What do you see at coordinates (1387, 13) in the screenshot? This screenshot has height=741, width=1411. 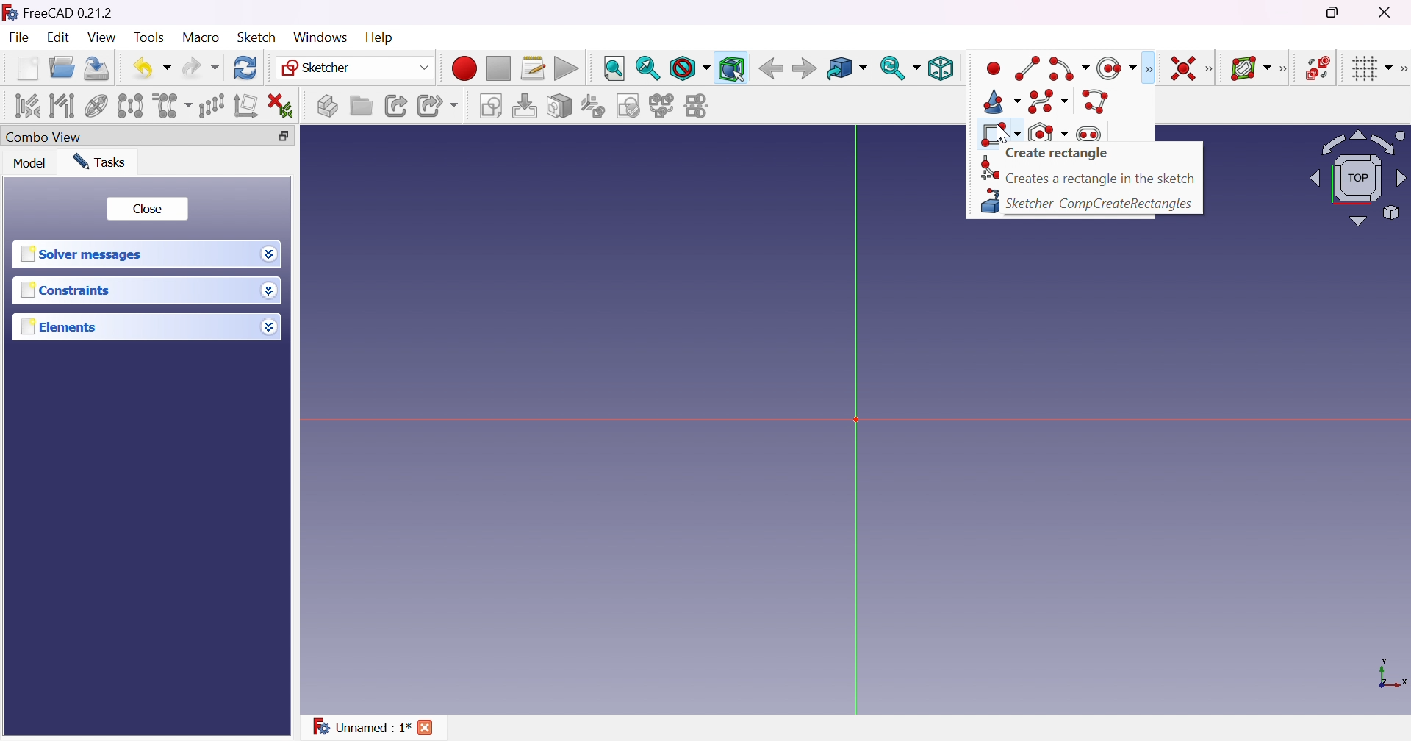 I see `Close` at bounding box center [1387, 13].